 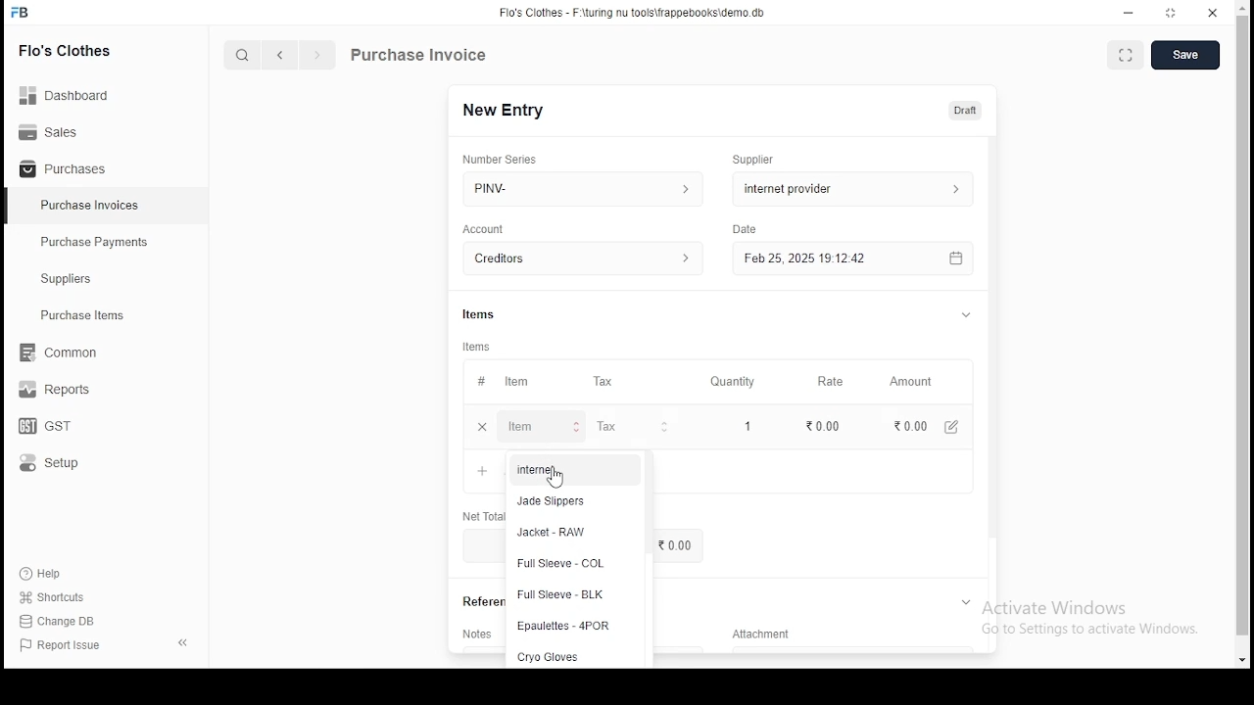 What do you see at coordinates (523, 383) in the screenshot?
I see `item` at bounding box center [523, 383].